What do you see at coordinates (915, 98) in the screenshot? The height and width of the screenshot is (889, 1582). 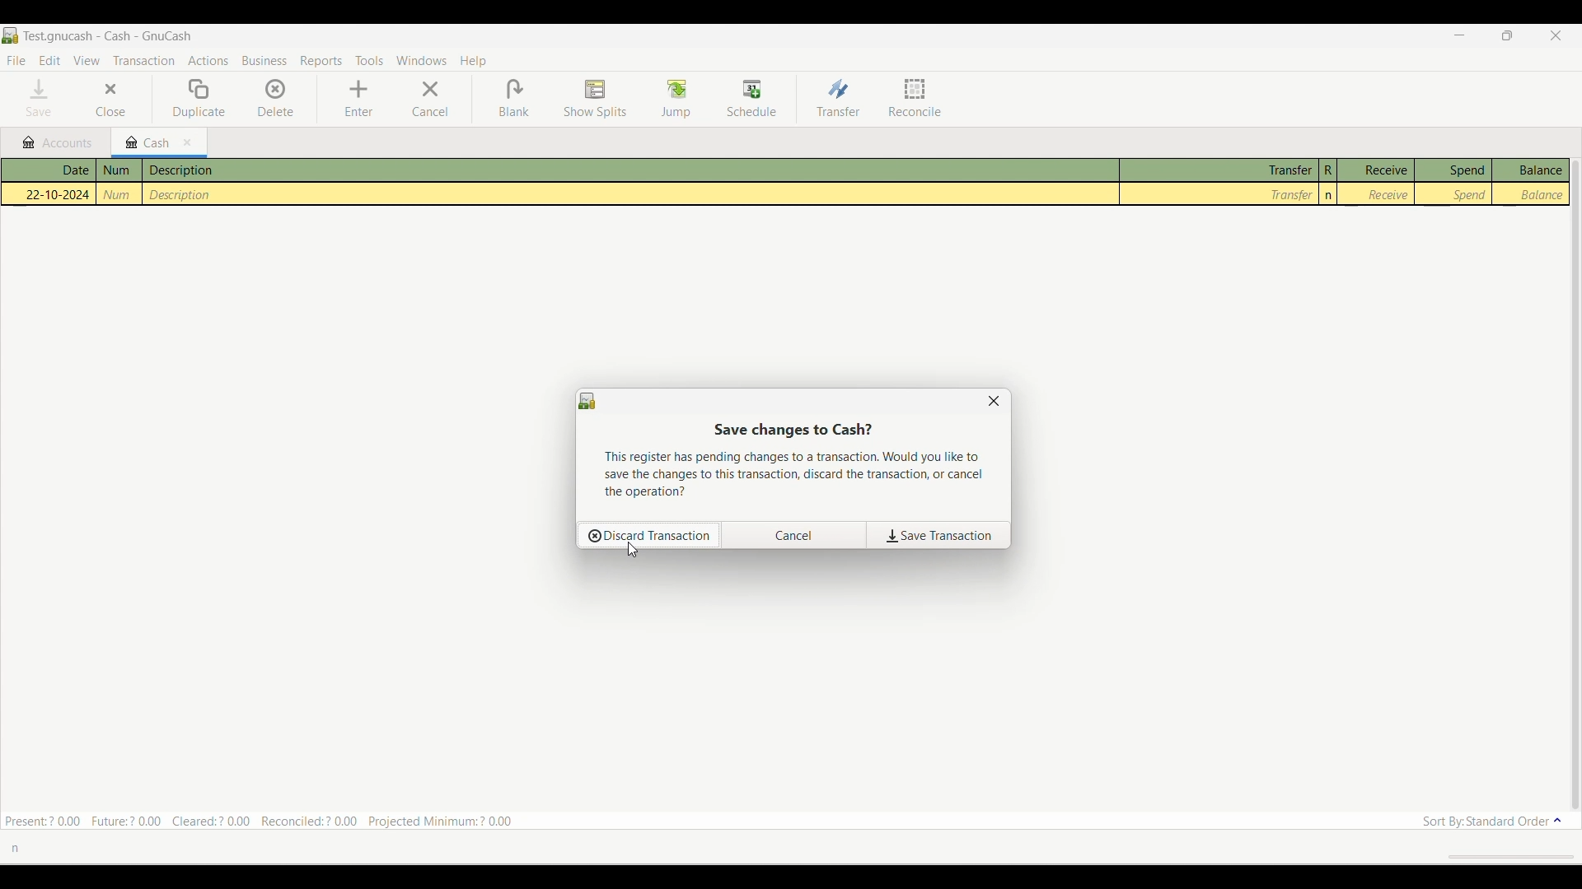 I see `Reconcile` at bounding box center [915, 98].